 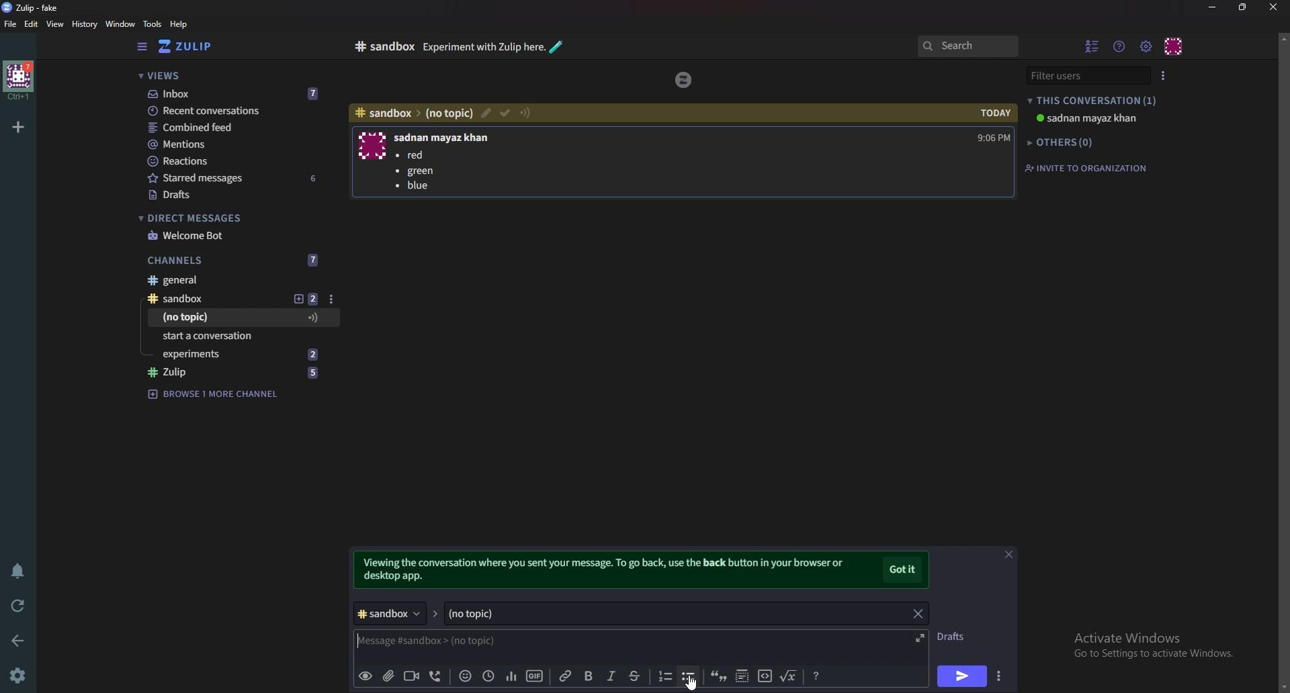 I want to click on Inbox, so click(x=236, y=95).